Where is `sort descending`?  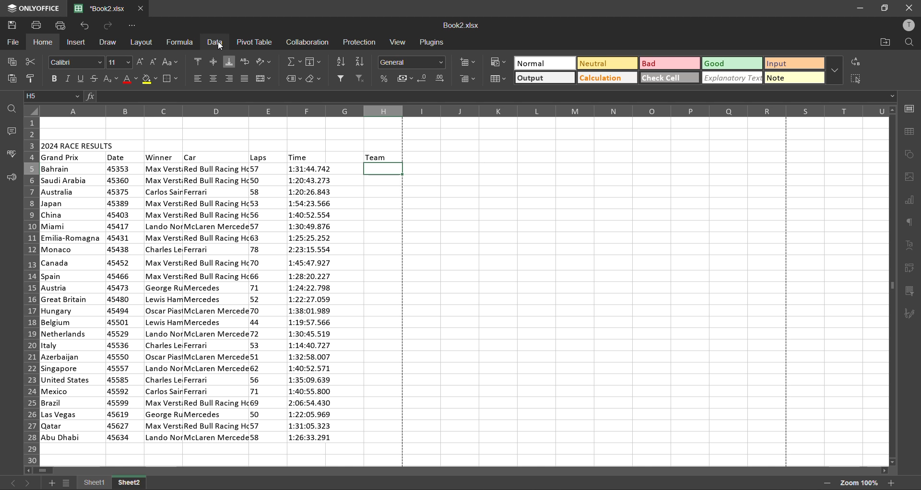 sort descending is located at coordinates (362, 61).